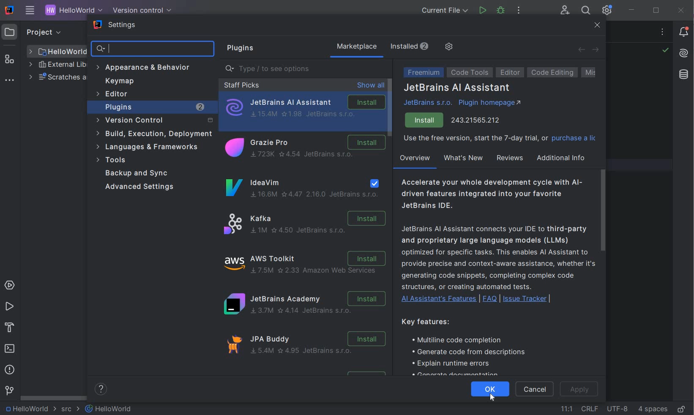 Image resolution: width=694 pixels, height=415 pixels. Describe the element at coordinates (502, 12) in the screenshot. I see `DEBUG` at that location.